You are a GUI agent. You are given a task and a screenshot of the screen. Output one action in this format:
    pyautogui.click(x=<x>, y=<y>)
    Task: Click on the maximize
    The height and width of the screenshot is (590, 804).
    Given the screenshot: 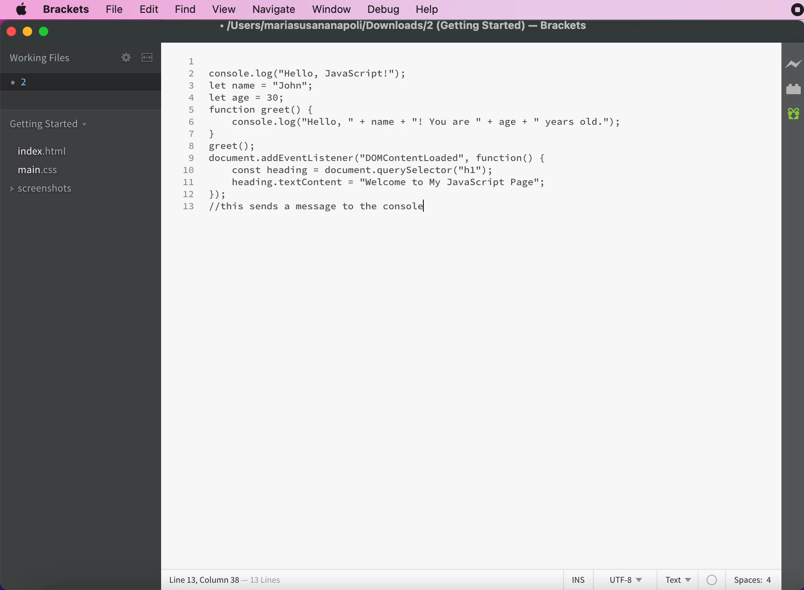 What is the action you would take?
    pyautogui.click(x=47, y=33)
    